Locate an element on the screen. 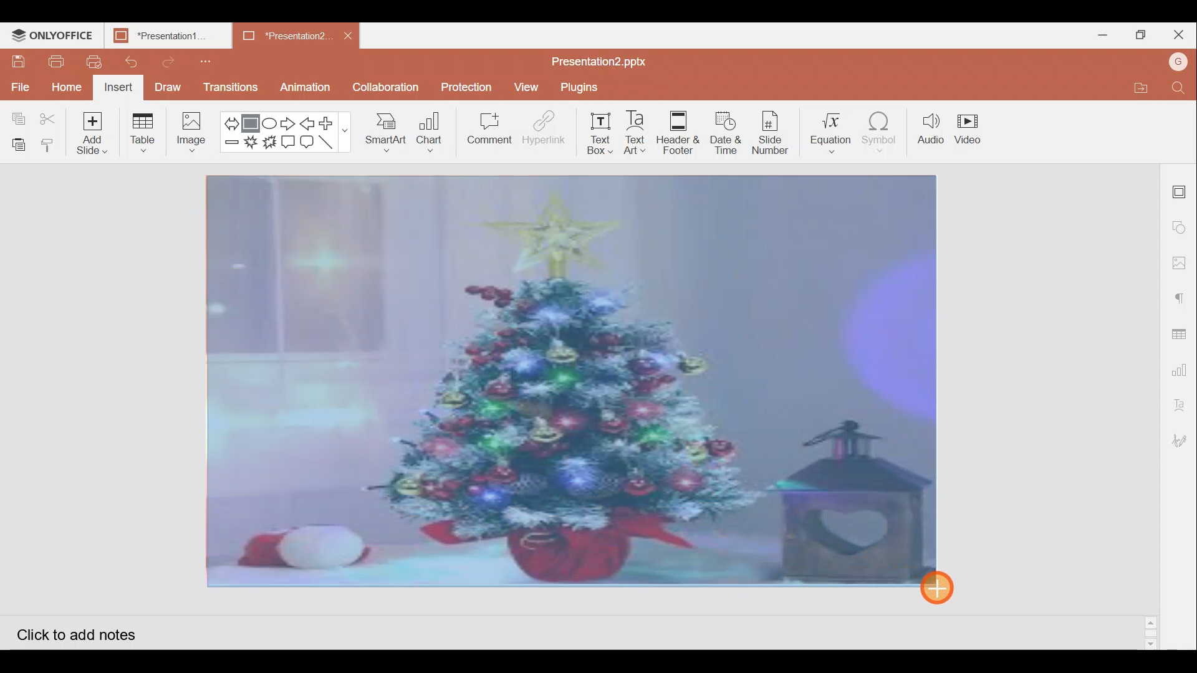  Quick print is located at coordinates (91, 60).